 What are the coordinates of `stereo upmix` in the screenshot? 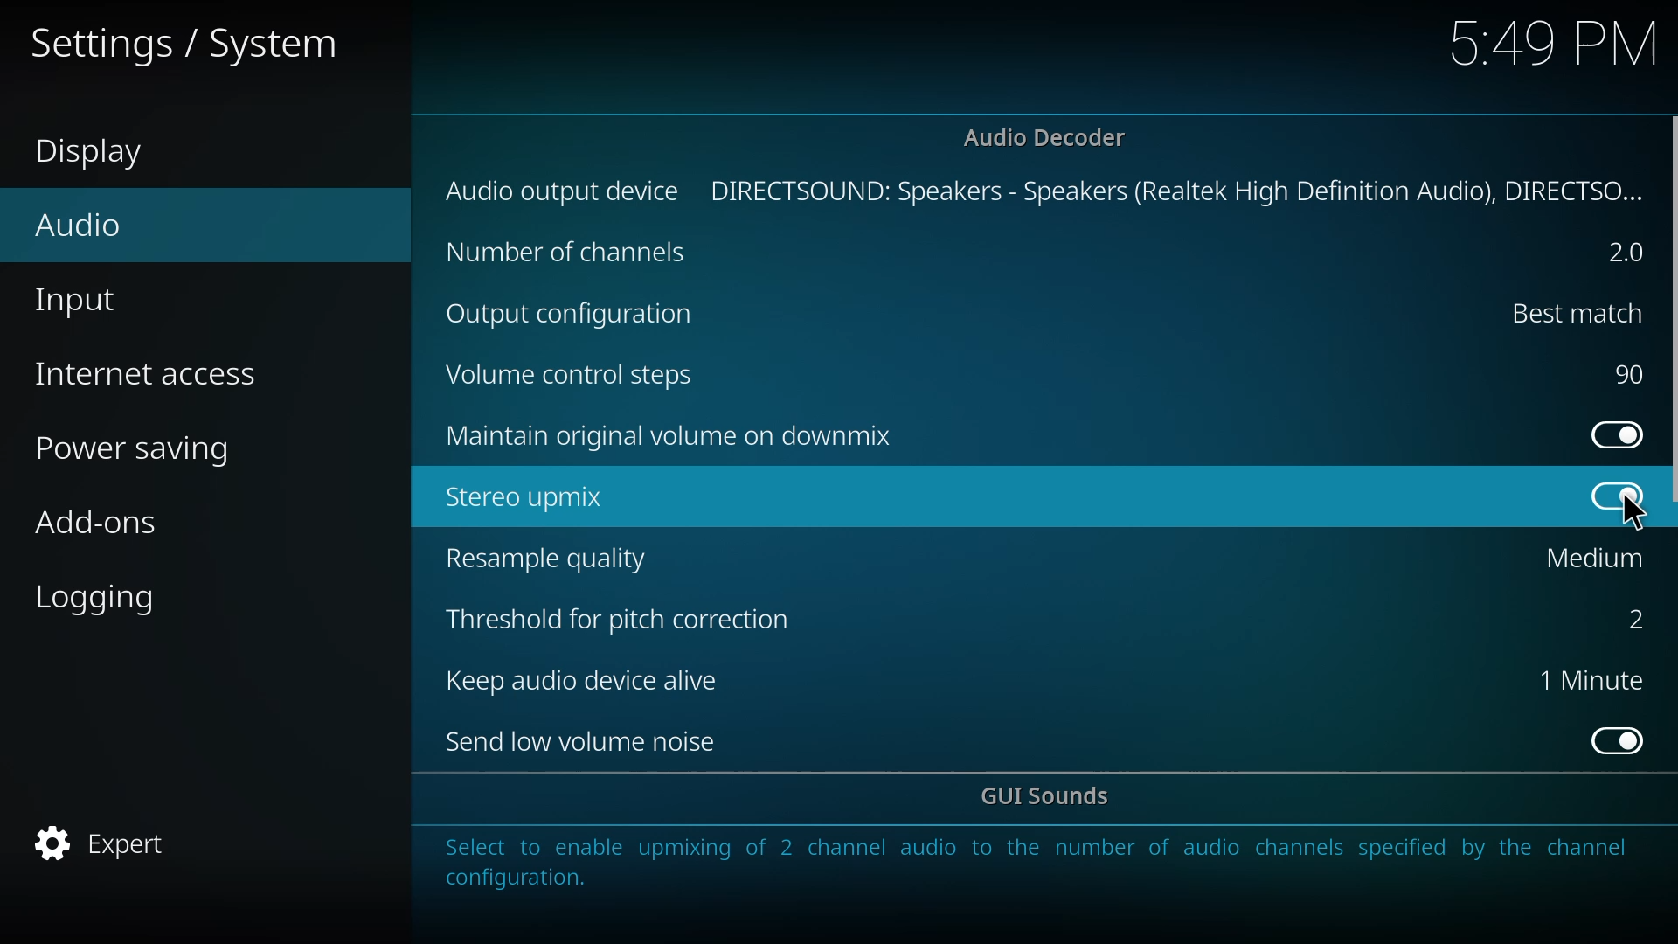 It's located at (532, 497).